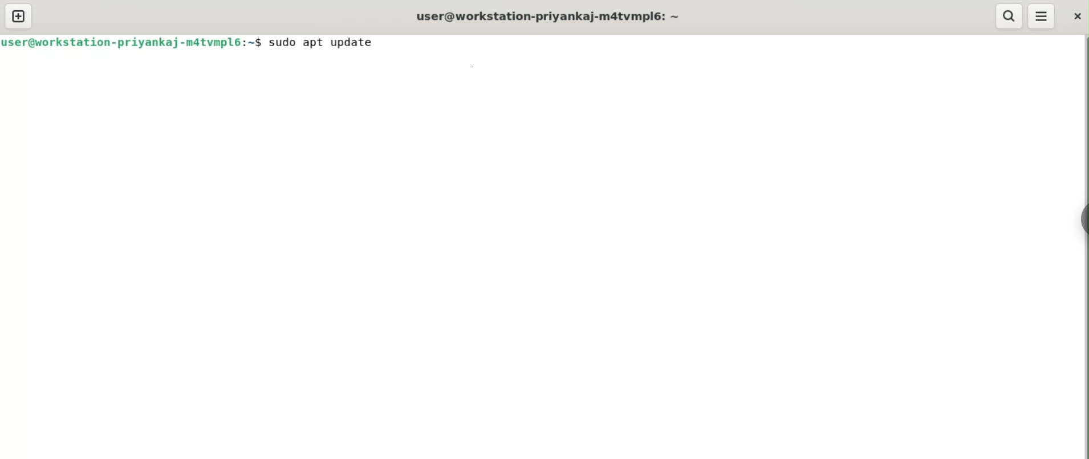  I want to click on sudo apt update, so click(327, 43).